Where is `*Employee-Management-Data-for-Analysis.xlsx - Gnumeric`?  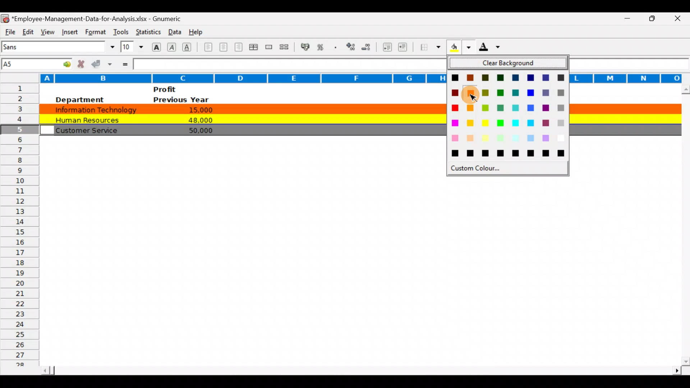 *Employee-Management-Data-for-Analysis.xlsx - Gnumeric is located at coordinates (101, 17).